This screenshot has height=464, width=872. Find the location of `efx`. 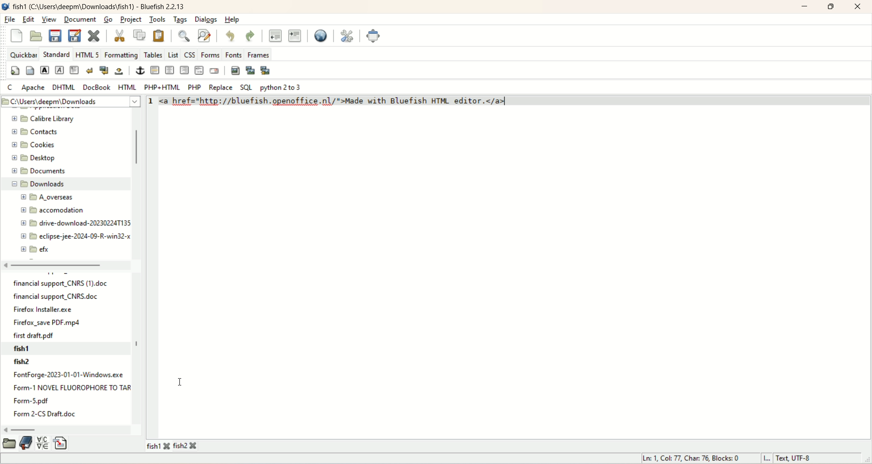

efx is located at coordinates (36, 250).